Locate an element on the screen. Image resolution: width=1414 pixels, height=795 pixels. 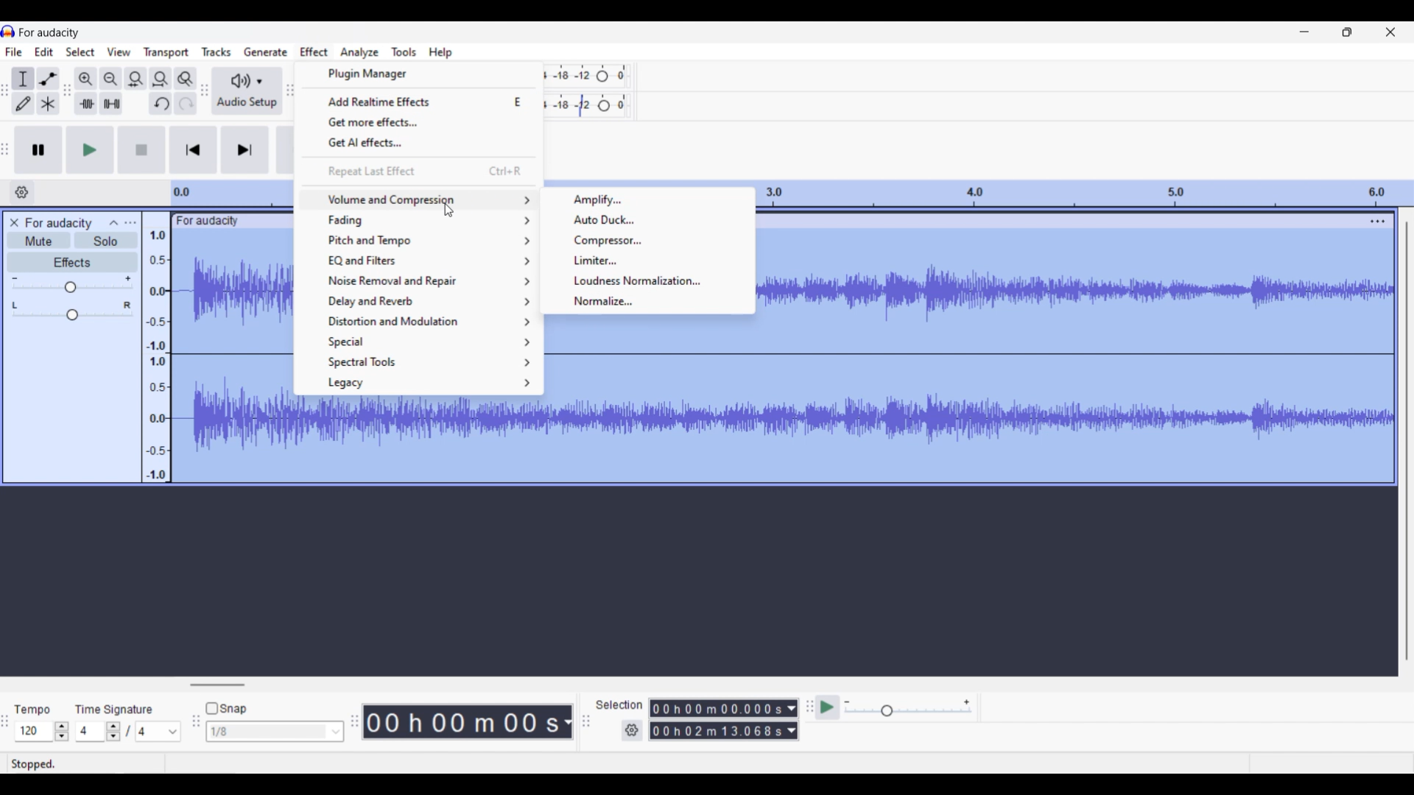
Skip/Select to end is located at coordinates (245, 150).